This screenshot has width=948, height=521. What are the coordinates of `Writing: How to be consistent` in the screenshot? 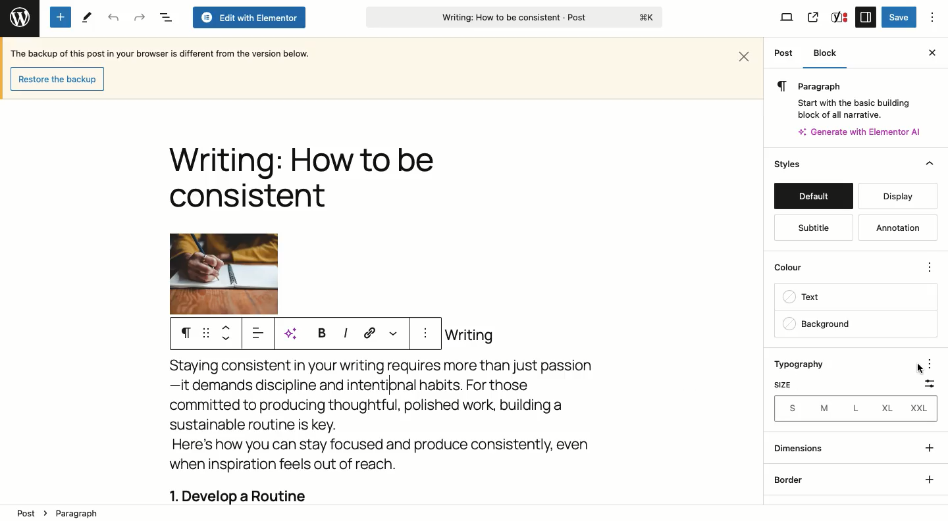 It's located at (513, 19).